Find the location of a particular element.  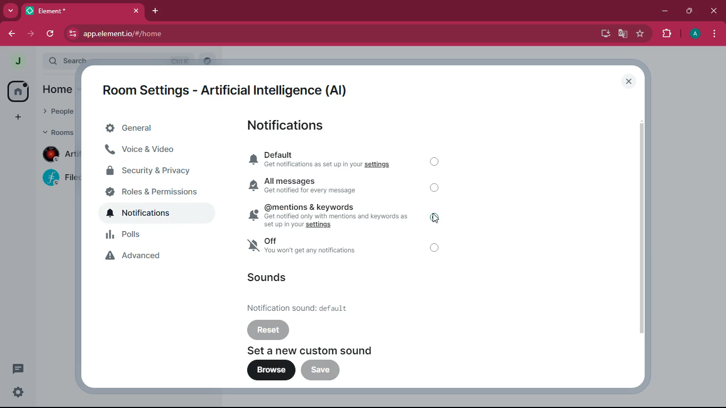

reset is located at coordinates (269, 329).